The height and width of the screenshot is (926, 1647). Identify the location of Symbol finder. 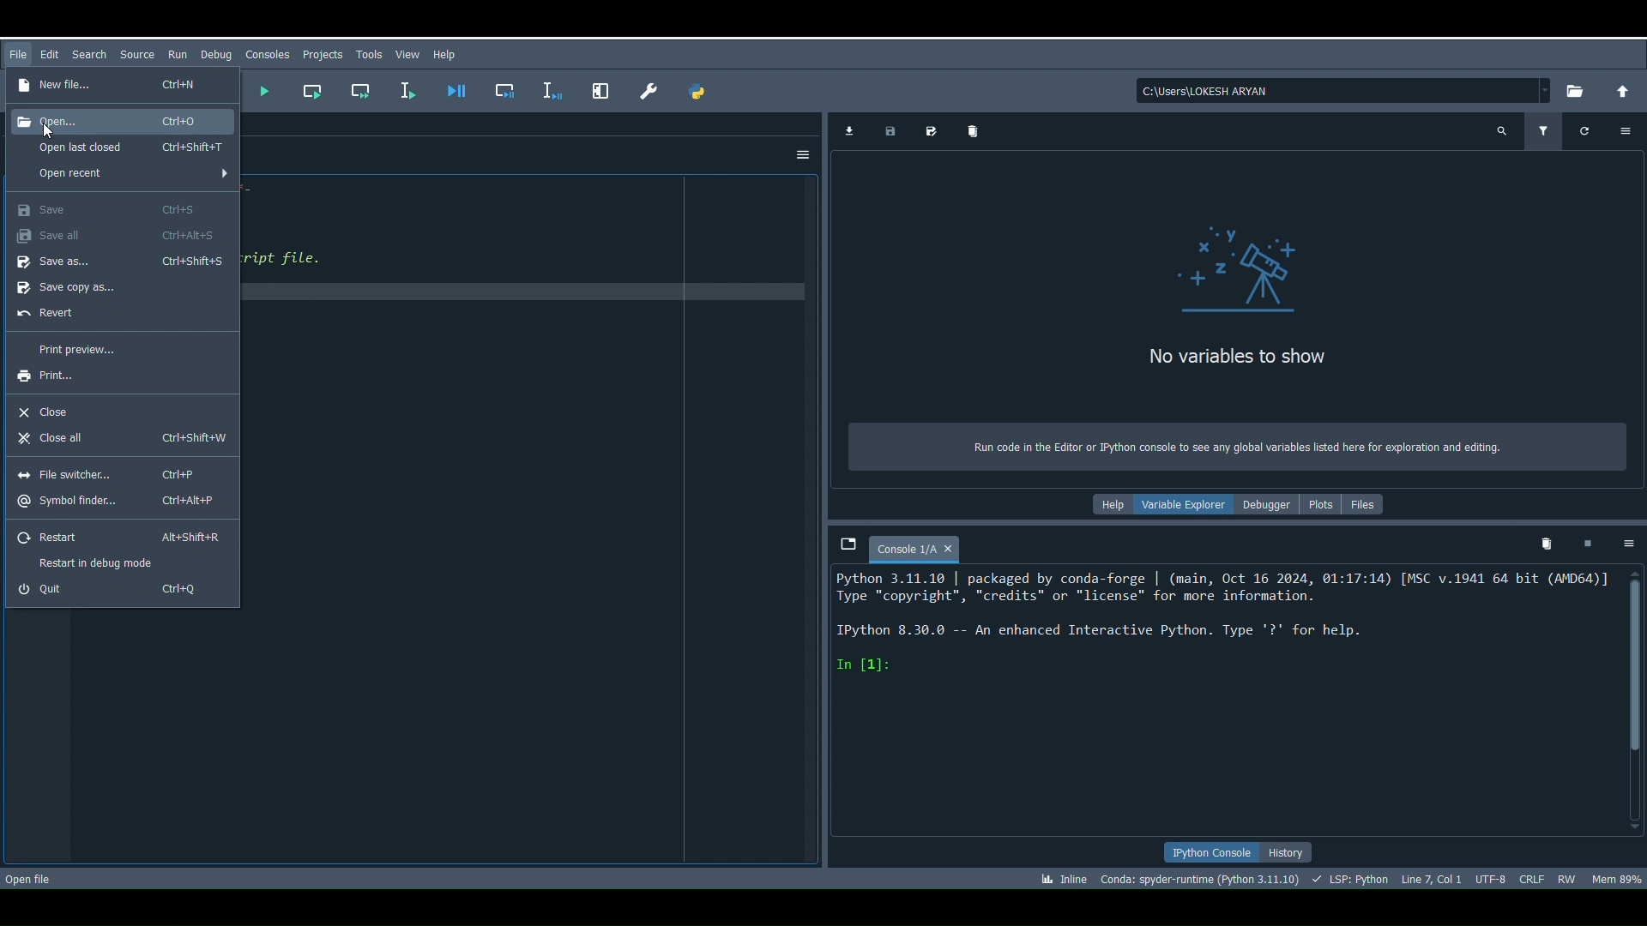
(119, 499).